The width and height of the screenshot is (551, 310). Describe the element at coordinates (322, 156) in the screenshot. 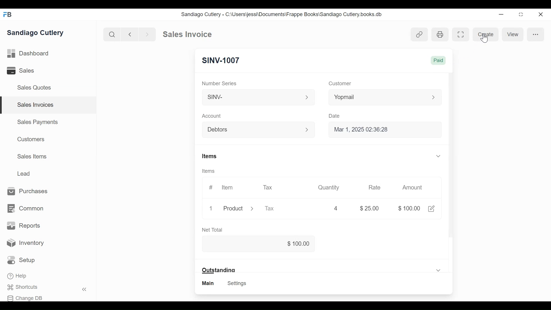

I see `Items` at that location.